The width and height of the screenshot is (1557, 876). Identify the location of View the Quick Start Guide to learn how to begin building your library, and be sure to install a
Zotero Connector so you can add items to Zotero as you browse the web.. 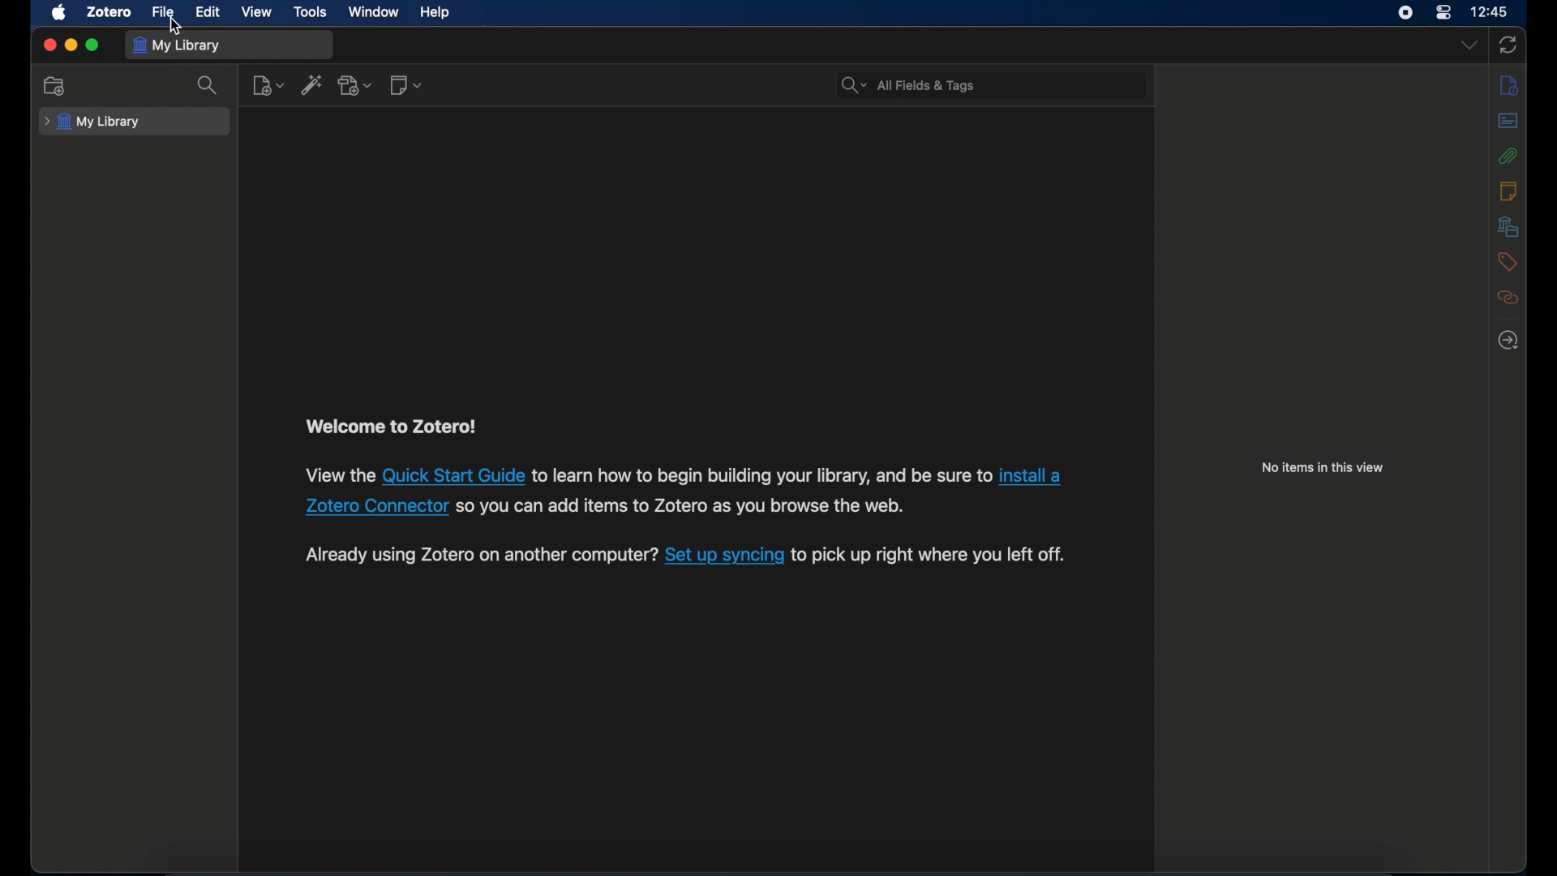
(690, 493).